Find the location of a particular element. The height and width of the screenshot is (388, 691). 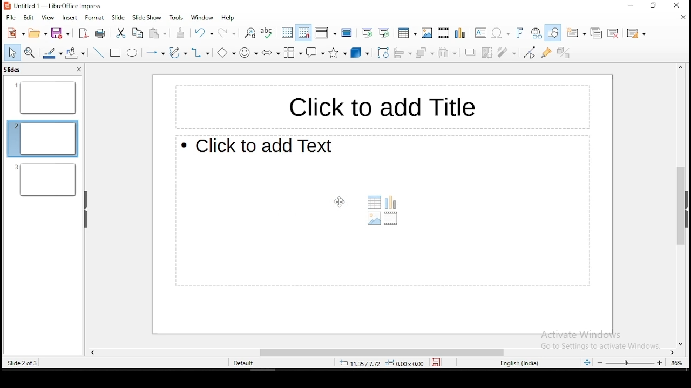

text box is located at coordinates (479, 33).